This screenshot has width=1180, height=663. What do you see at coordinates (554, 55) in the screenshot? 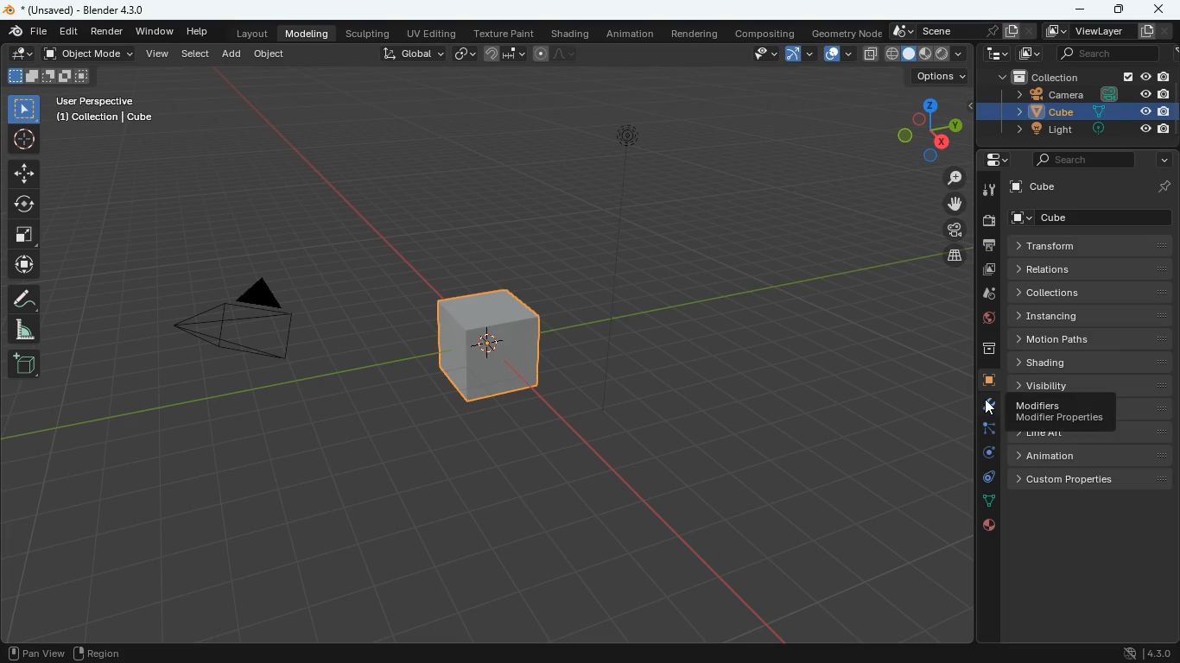
I see `line` at bounding box center [554, 55].